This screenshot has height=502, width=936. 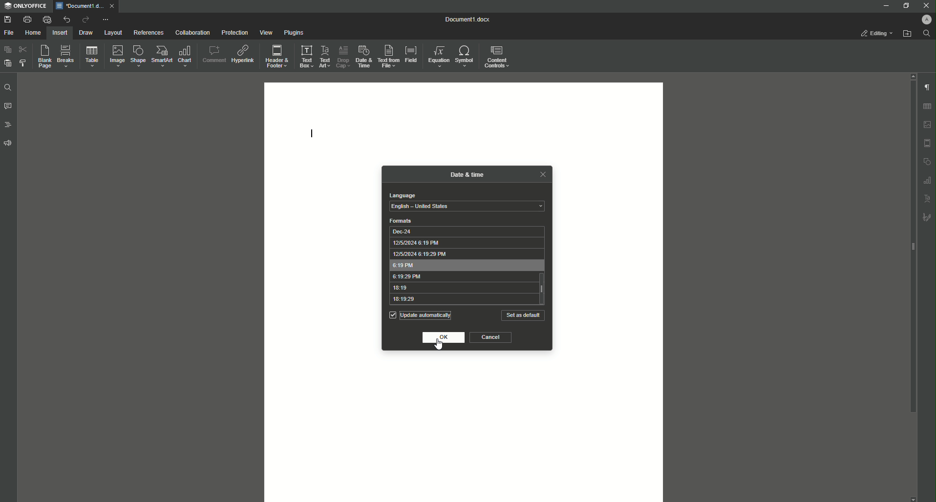 I want to click on table settings, so click(x=927, y=106).